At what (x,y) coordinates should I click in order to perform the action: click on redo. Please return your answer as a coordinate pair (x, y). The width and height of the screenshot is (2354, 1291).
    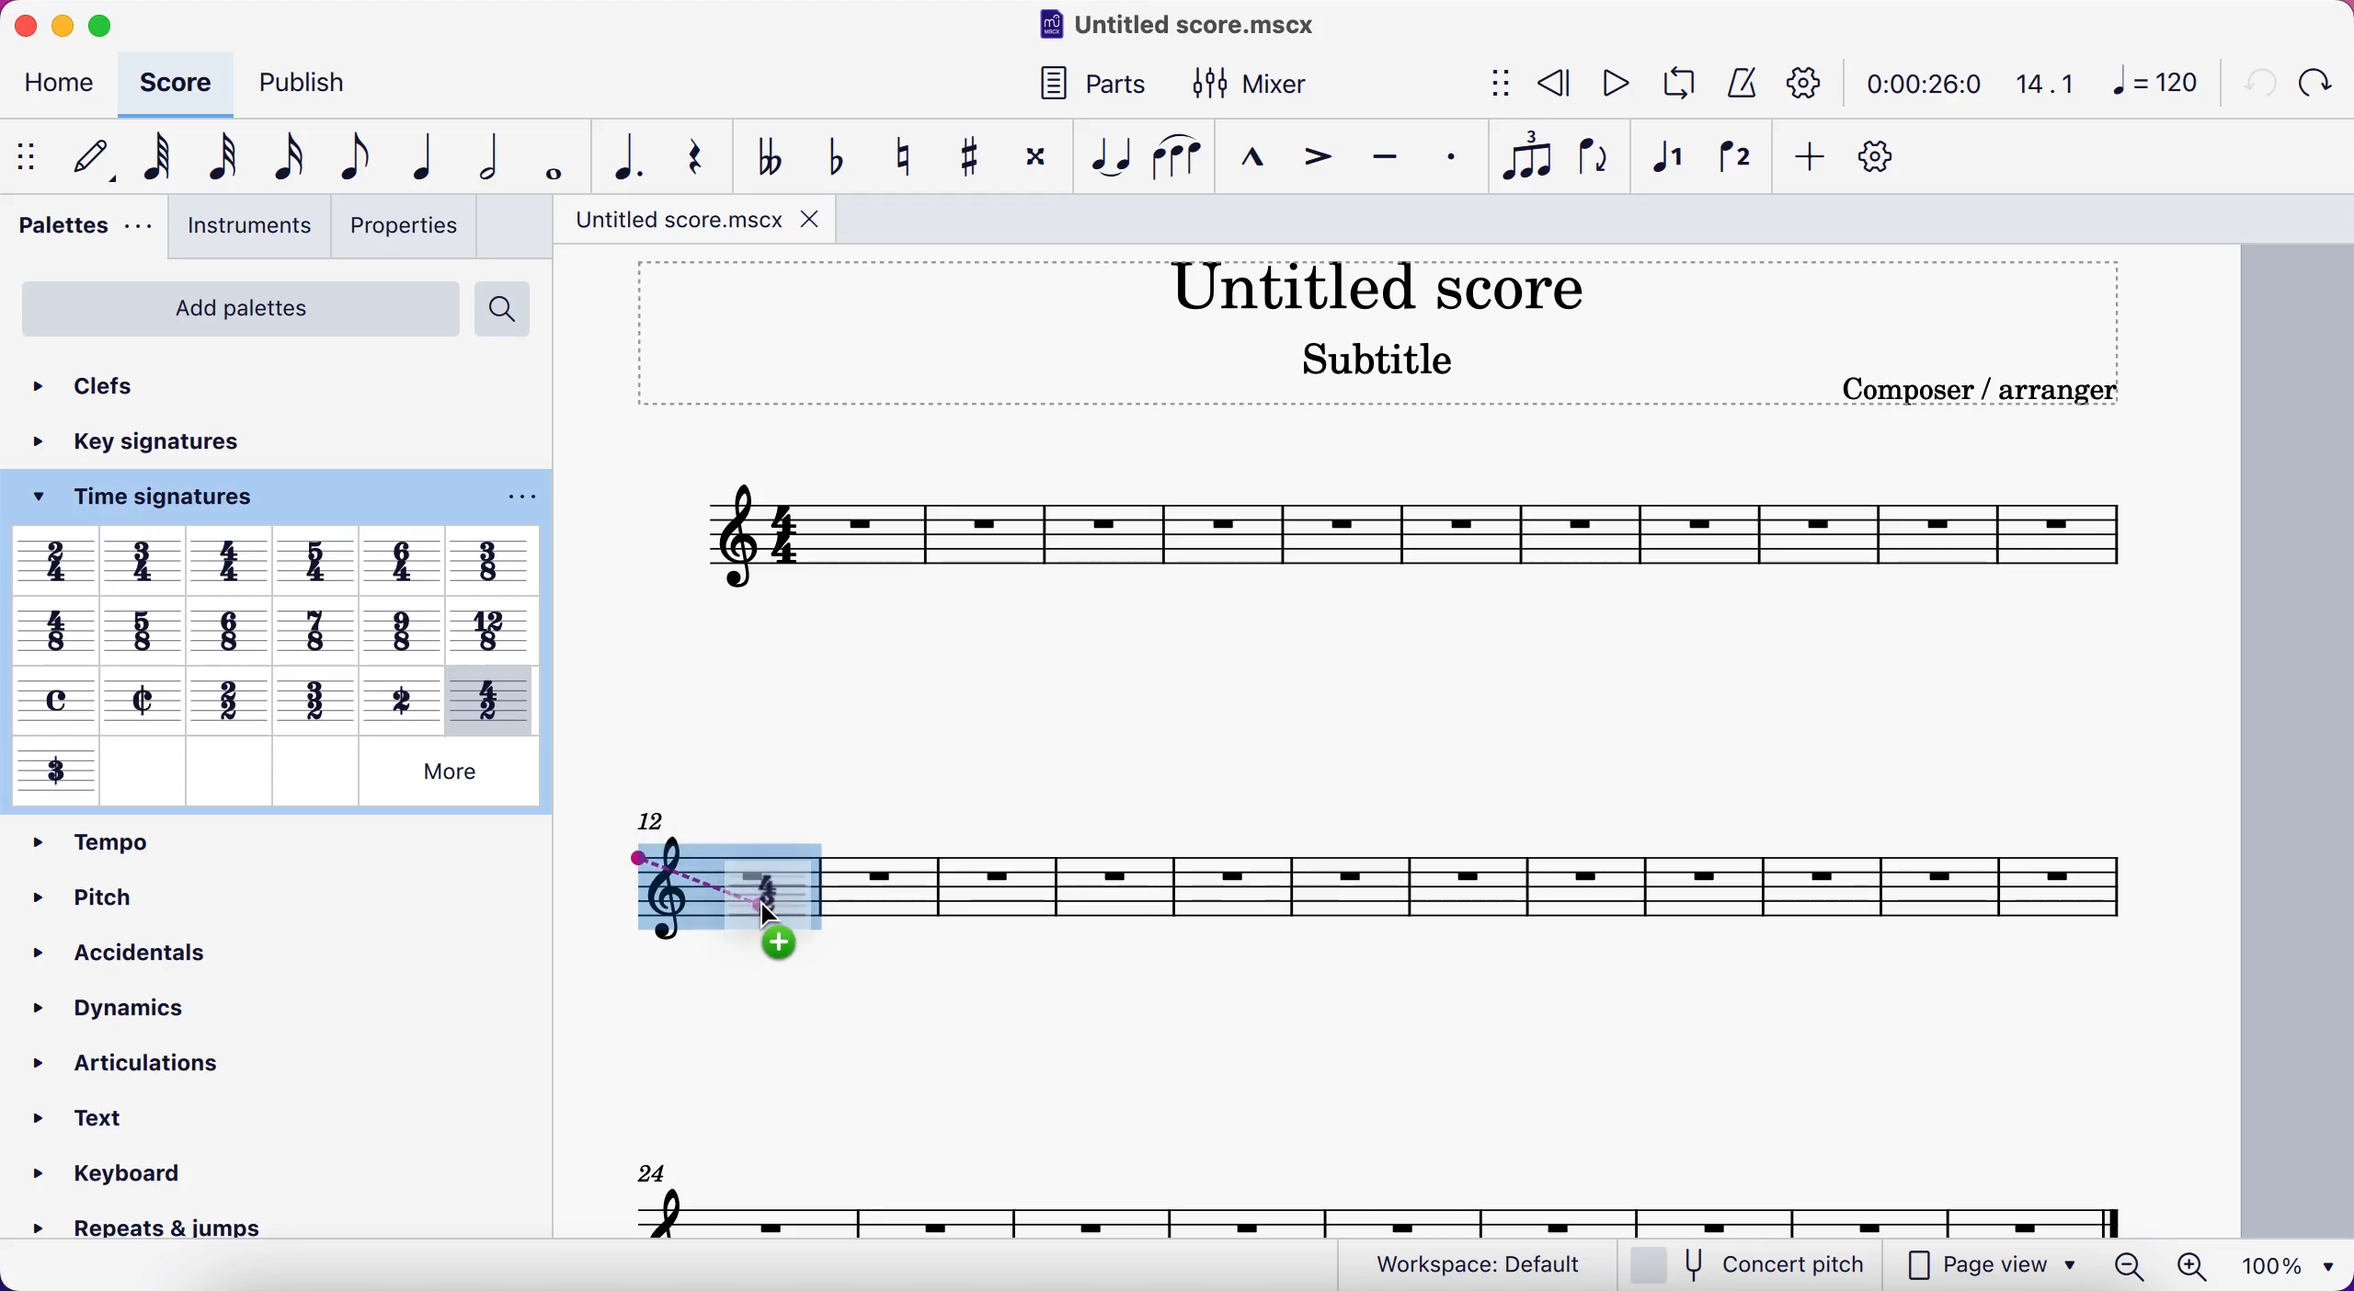
    Looking at the image, I should click on (2319, 81).